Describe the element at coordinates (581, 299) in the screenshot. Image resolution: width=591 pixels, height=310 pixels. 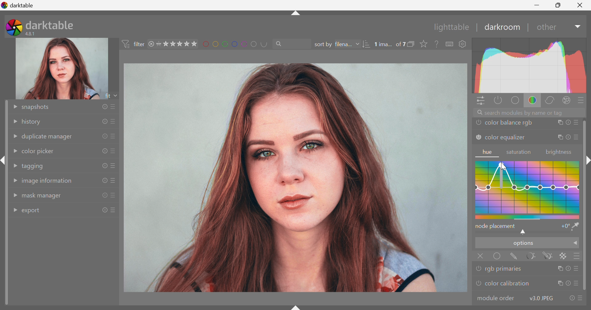
I see `presets` at that location.